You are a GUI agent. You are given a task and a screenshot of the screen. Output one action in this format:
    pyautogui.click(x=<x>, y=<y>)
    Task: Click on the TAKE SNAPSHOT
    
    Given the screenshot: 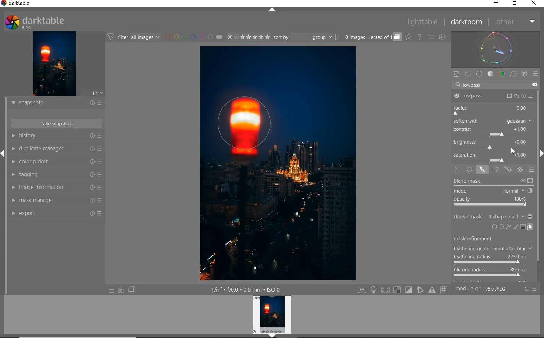 What is the action you would take?
    pyautogui.click(x=56, y=124)
    